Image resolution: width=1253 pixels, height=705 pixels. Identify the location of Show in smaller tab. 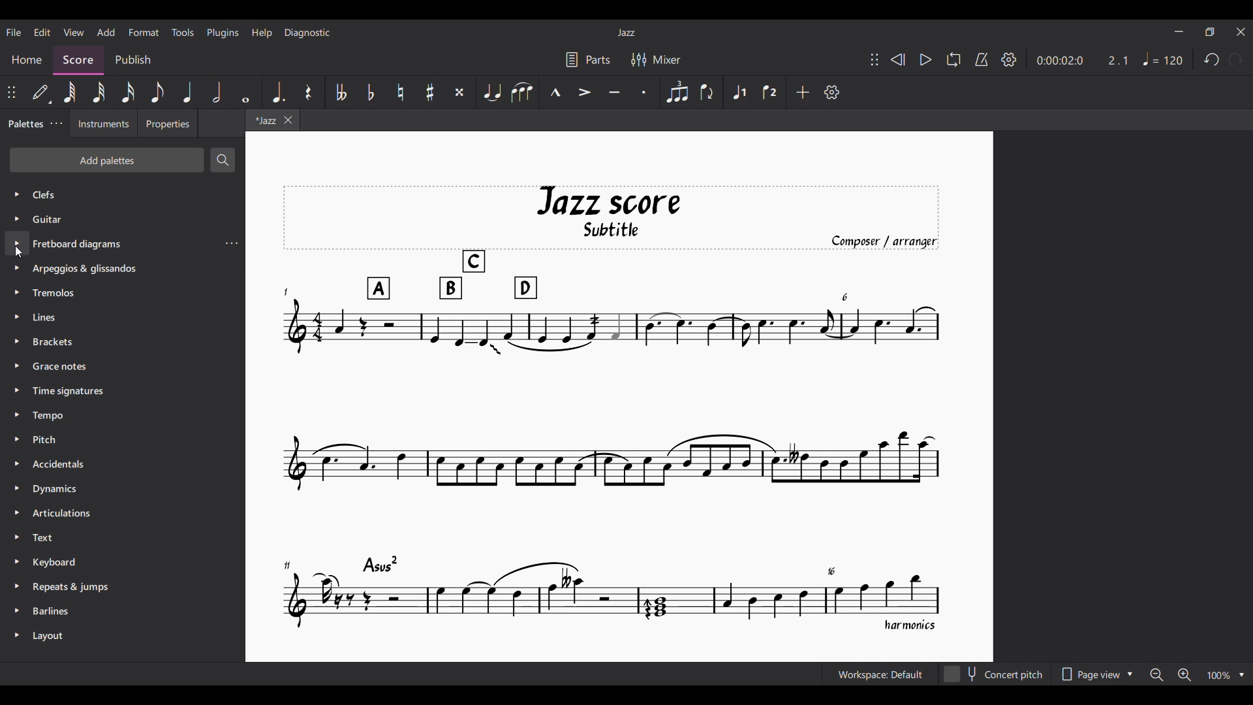
(1210, 32).